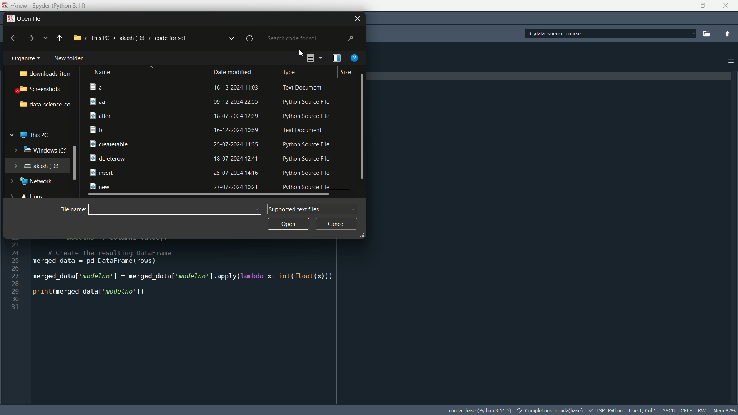 The image size is (738, 415). I want to click on Fle directory, so click(131, 37).